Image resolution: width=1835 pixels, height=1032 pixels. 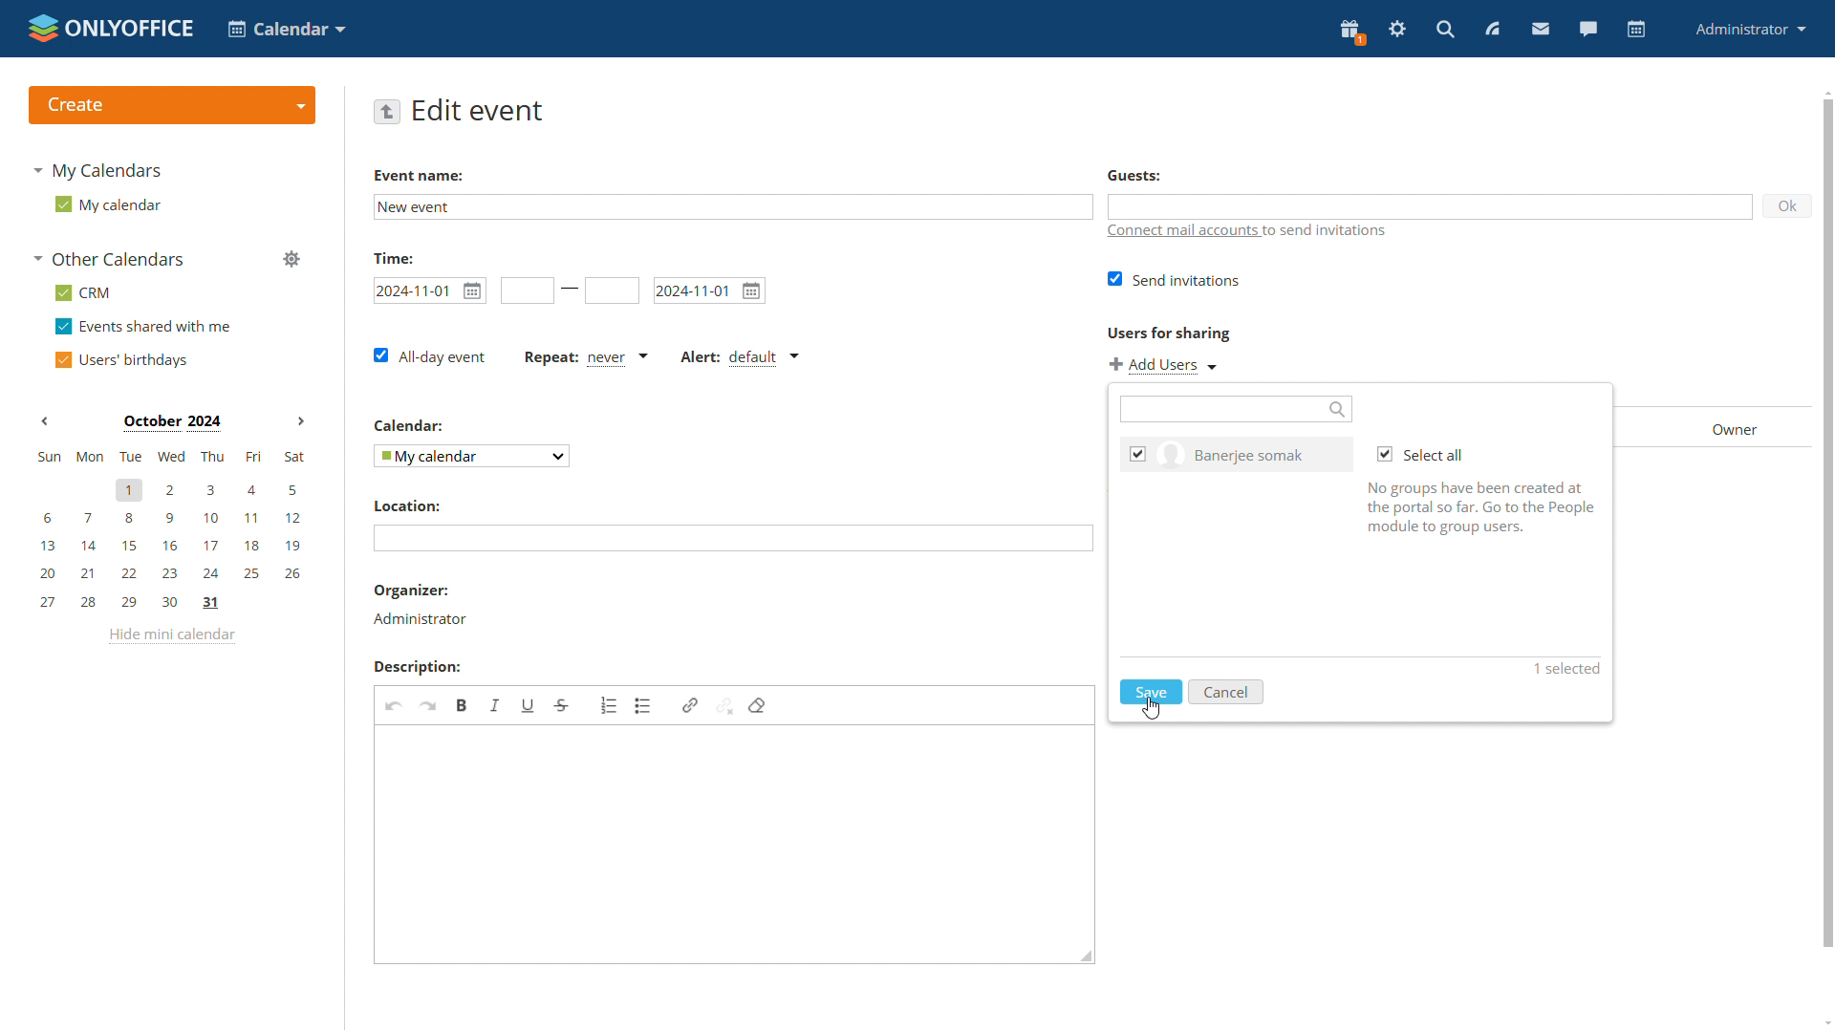 I want to click on edit description, so click(x=734, y=845).